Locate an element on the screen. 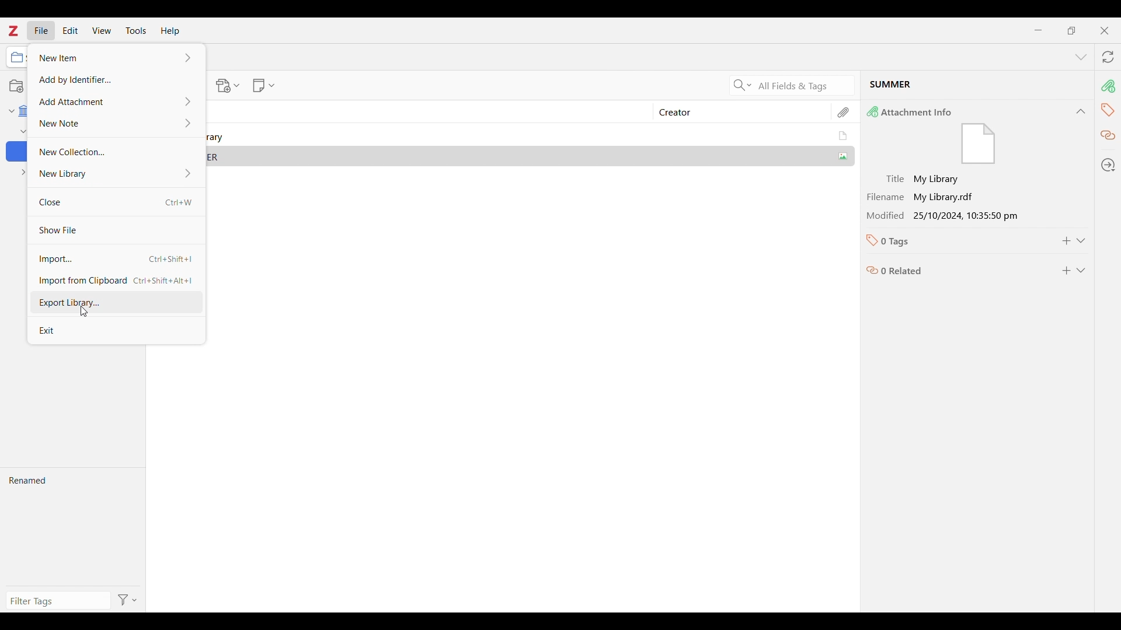  Tools menu is located at coordinates (137, 30).